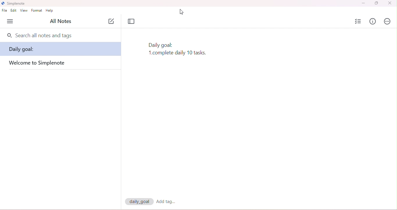 The height and width of the screenshot is (210, 397). I want to click on insert checklist, so click(359, 22).